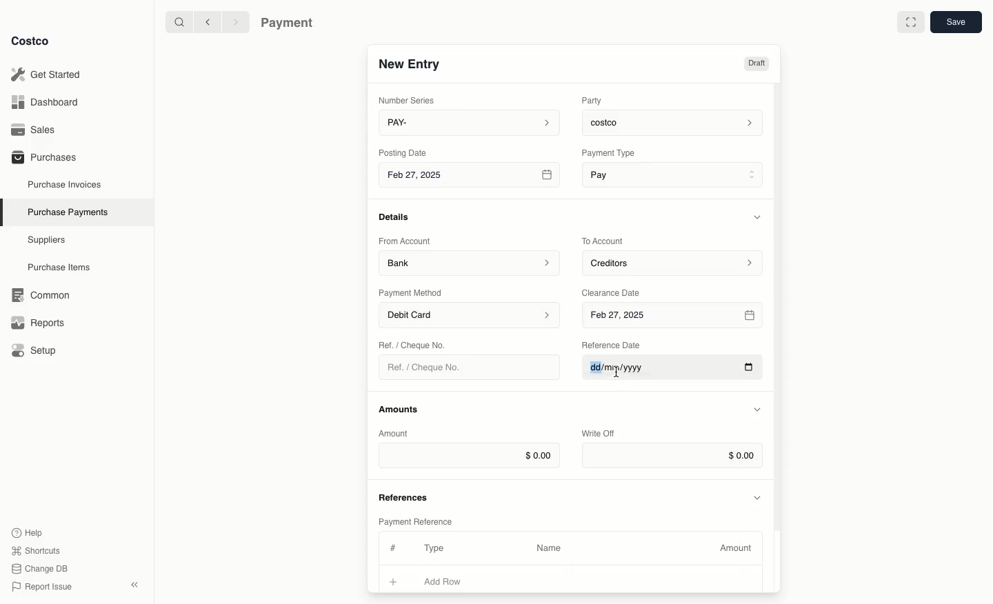  Describe the element at coordinates (470, 316) in the screenshot. I see `Debit Card` at that location.